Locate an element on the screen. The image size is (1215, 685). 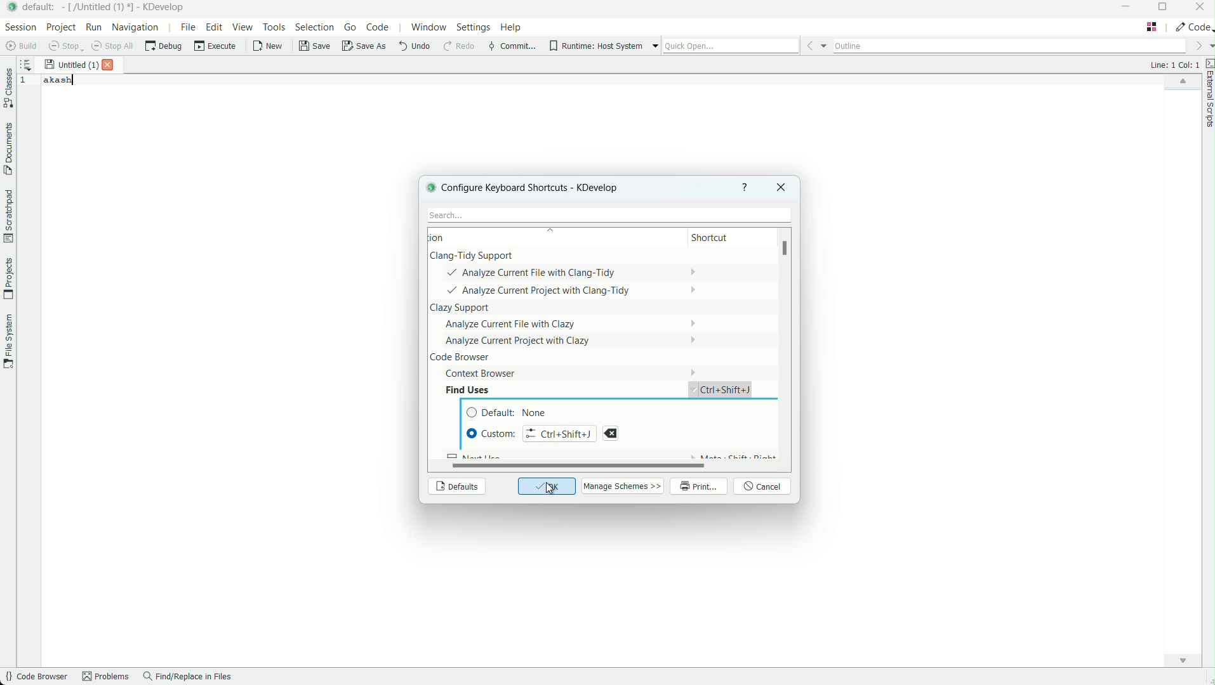
minimize is located at coordinates (1127, 8).